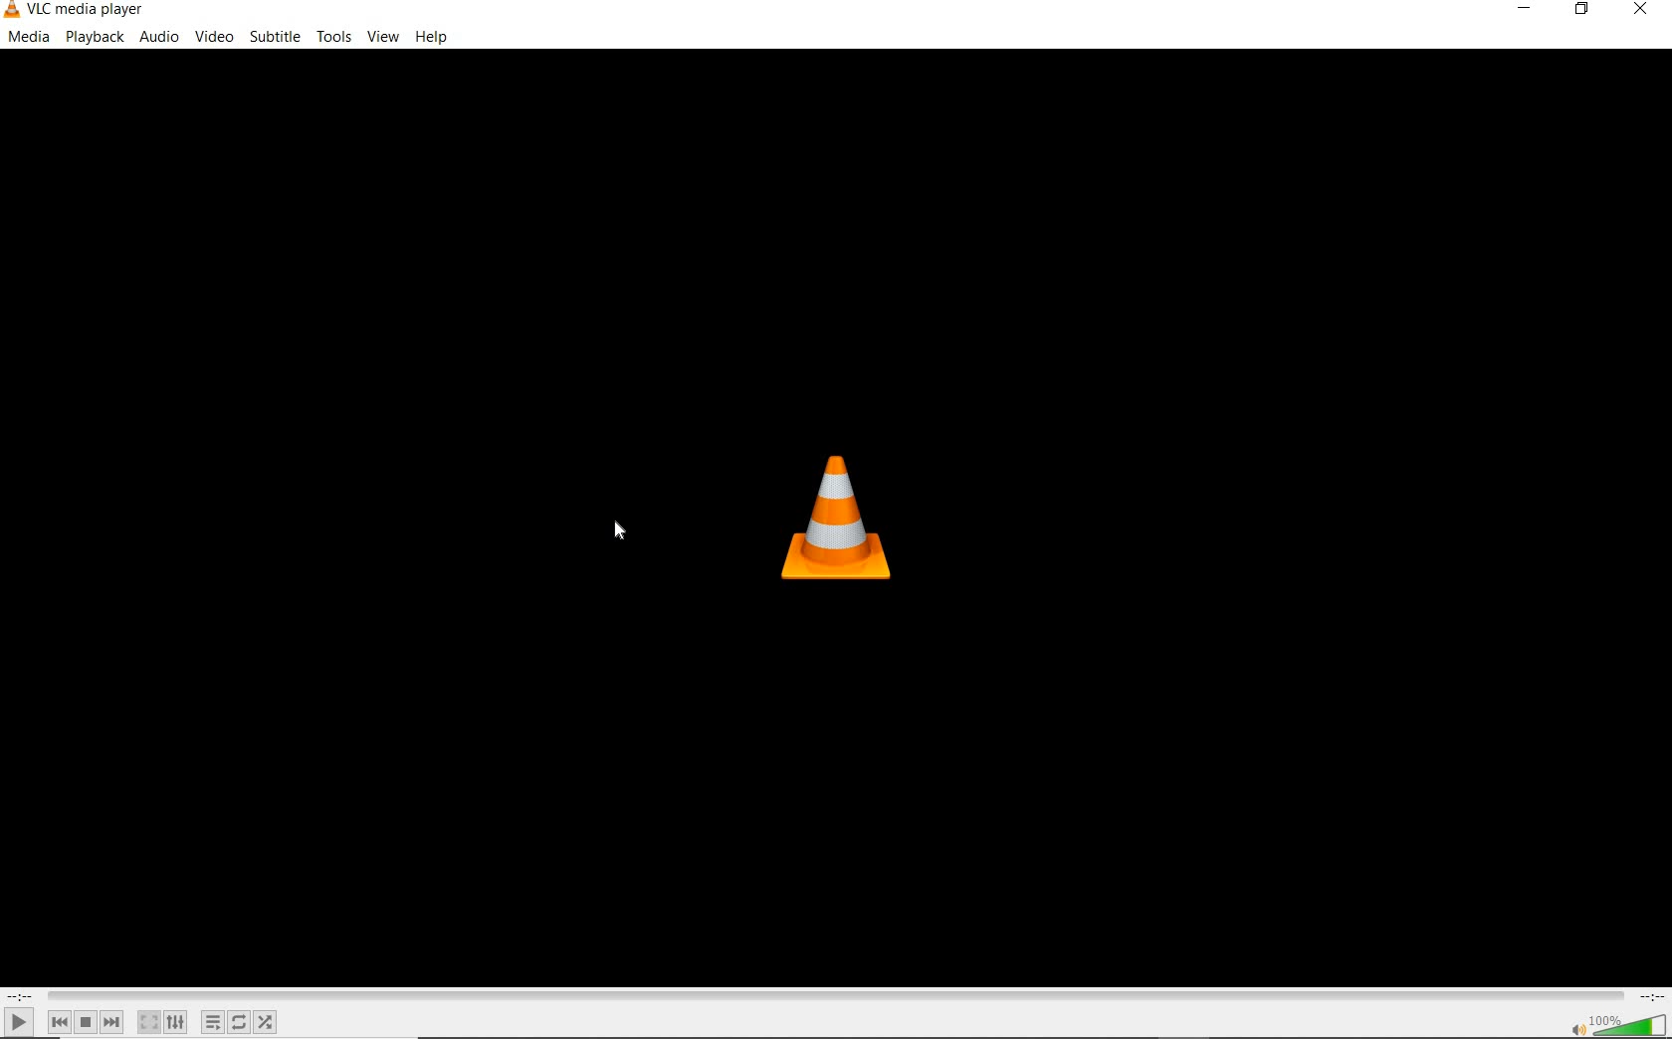  What do you see at coordinates (20, 996) in the screenshot?
I see `elapsed time` at bounding box center [20, 996].